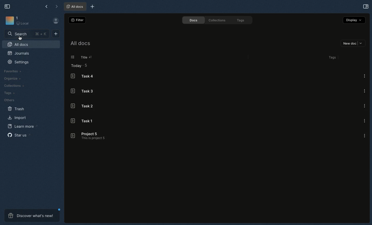 Image resolution: width=372 pixels, height=225 pixels. Describe the element at coordinates (240, 20) in the screenshot. I see `Tags` at that location.